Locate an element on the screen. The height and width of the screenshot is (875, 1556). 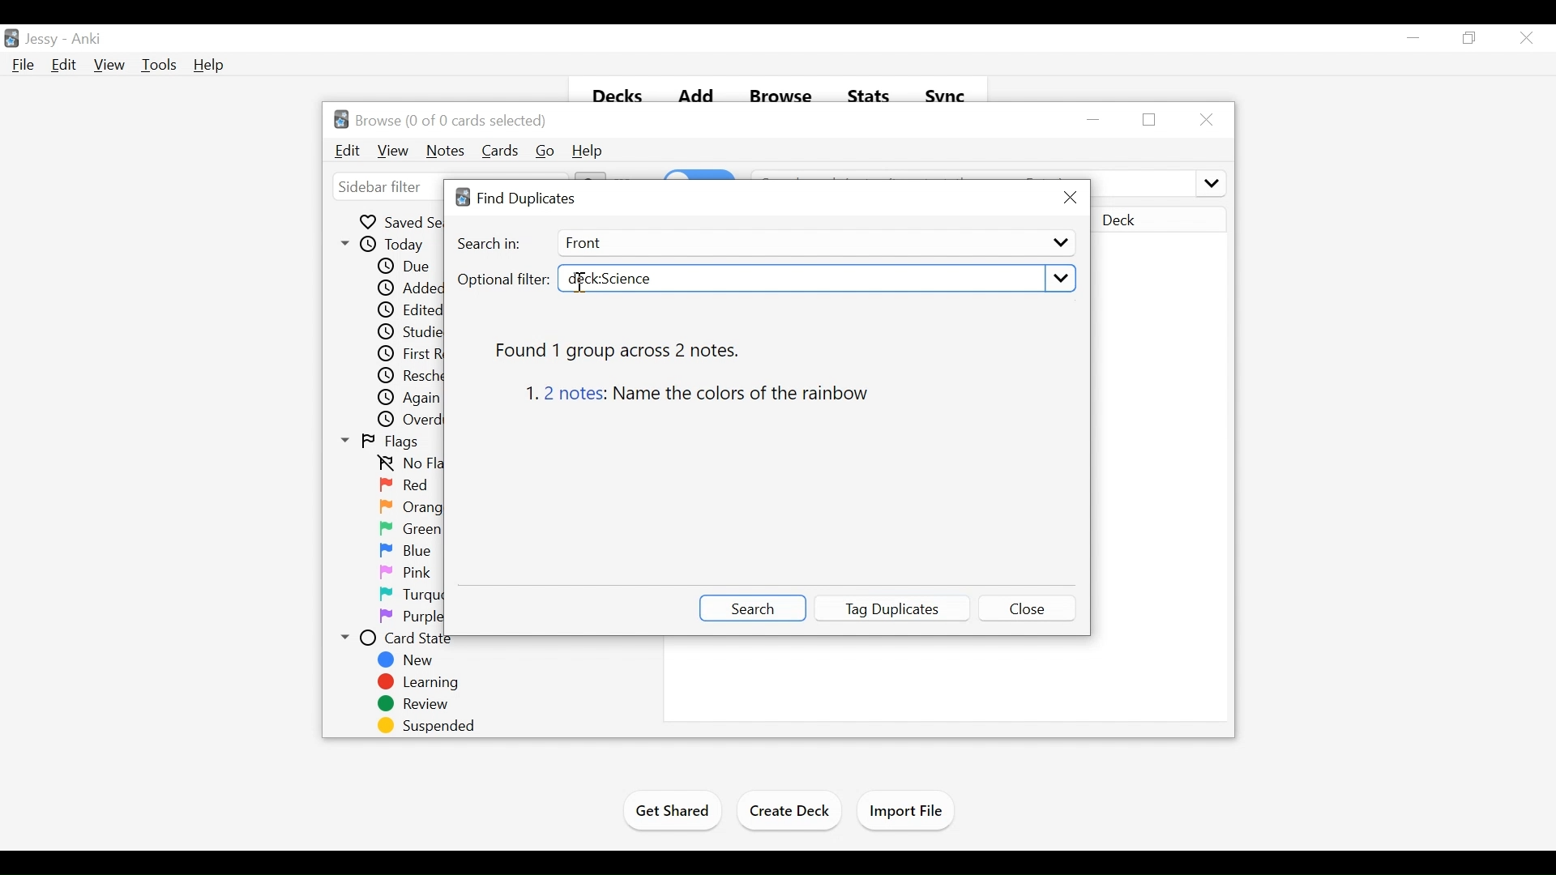
Orange is located at coordinates (412, 506).